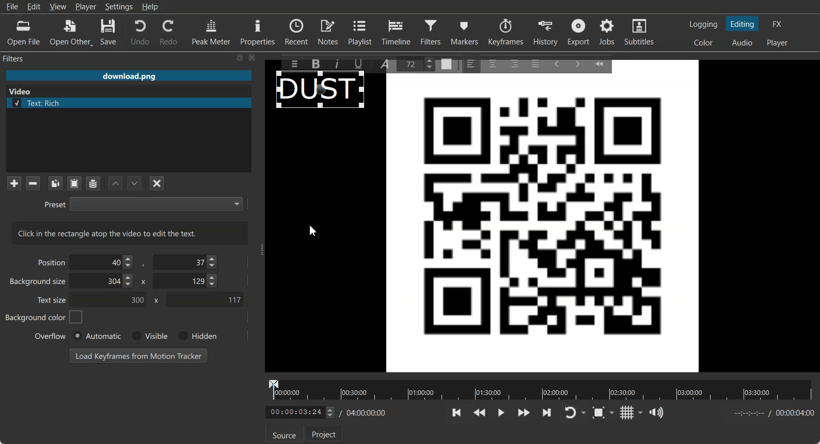 The height and width of the screenshot is (444, 820). What do you see at coordinates (294, 64) in the screenshot?
I see `Menu` at bounding box center [294, 64].